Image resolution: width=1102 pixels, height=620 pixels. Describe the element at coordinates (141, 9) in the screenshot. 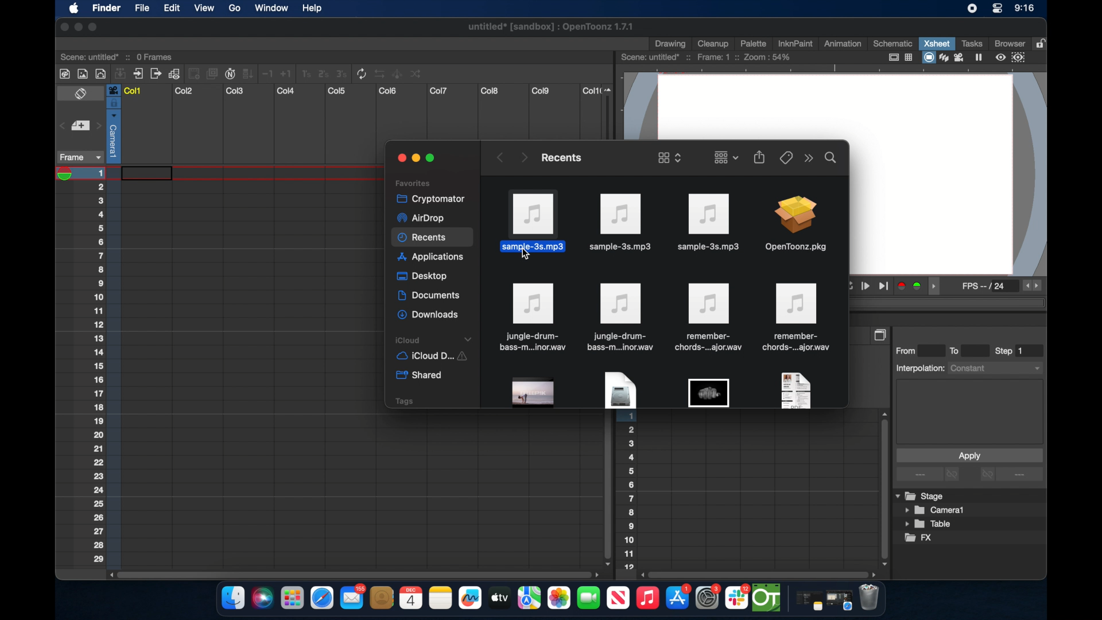

I see `file` at that location.